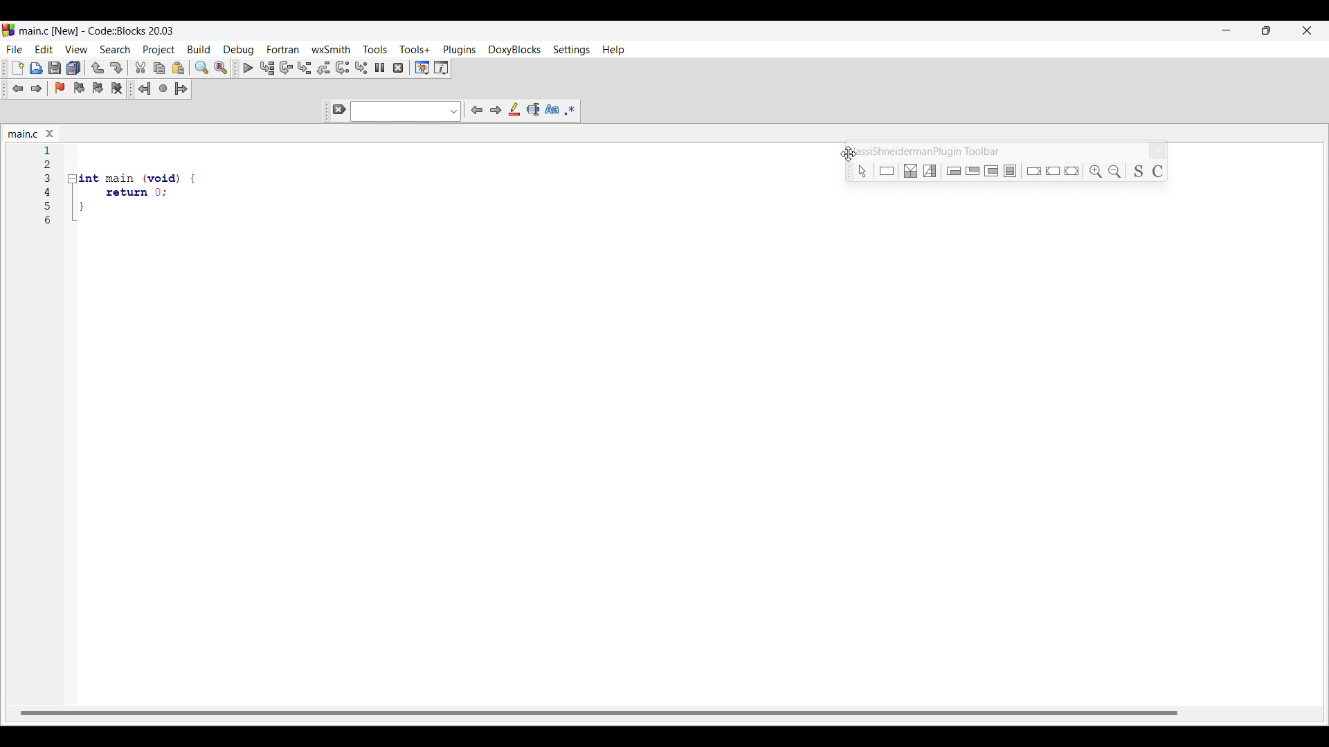 The width and height of the screenshot is (1329, 747). What do you see at coordinates (1095, 171) in the screenshot?
I see `` at bounding box center [1095, 171].